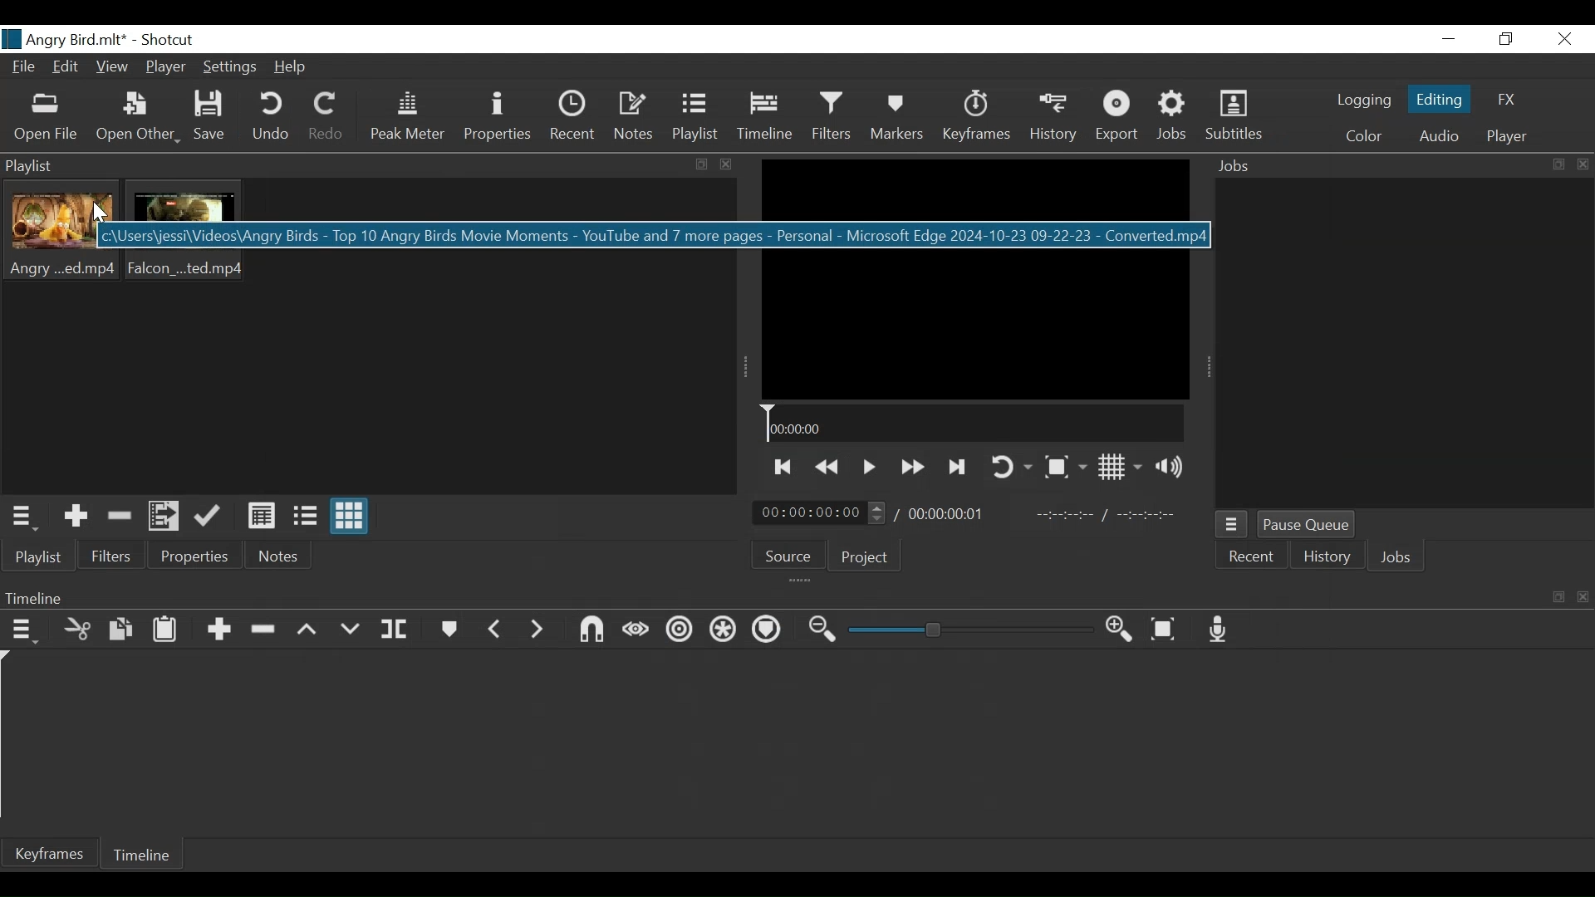  What do you see at coordinates (1325, 556) in the screenshot?
I see `History` at bounding box center [1325, 556].